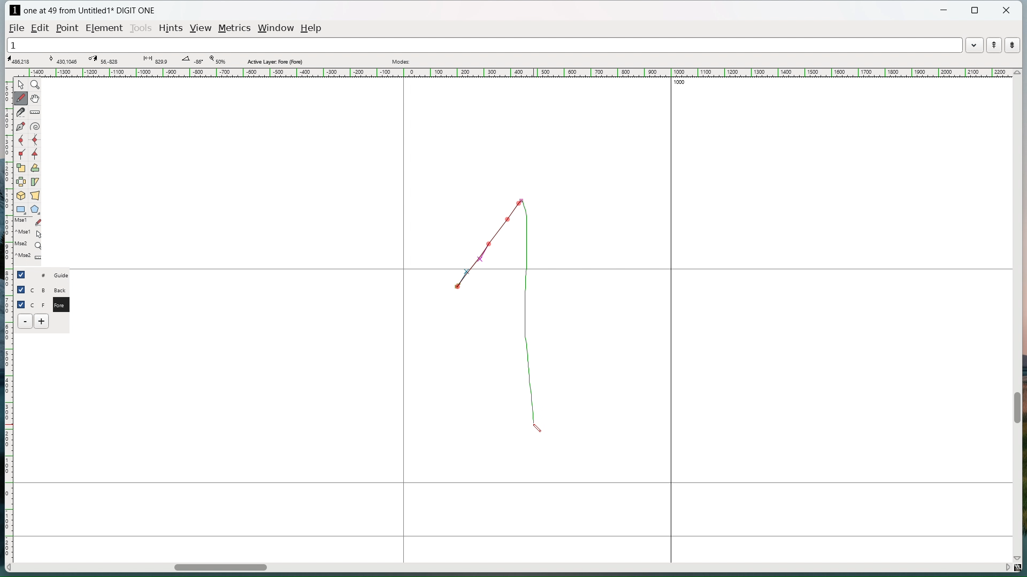 The height and width of the screenshot is (577, 1027). Describe the element at coordinates (35, 168) in the screenshot. I see `rotate` at that location.